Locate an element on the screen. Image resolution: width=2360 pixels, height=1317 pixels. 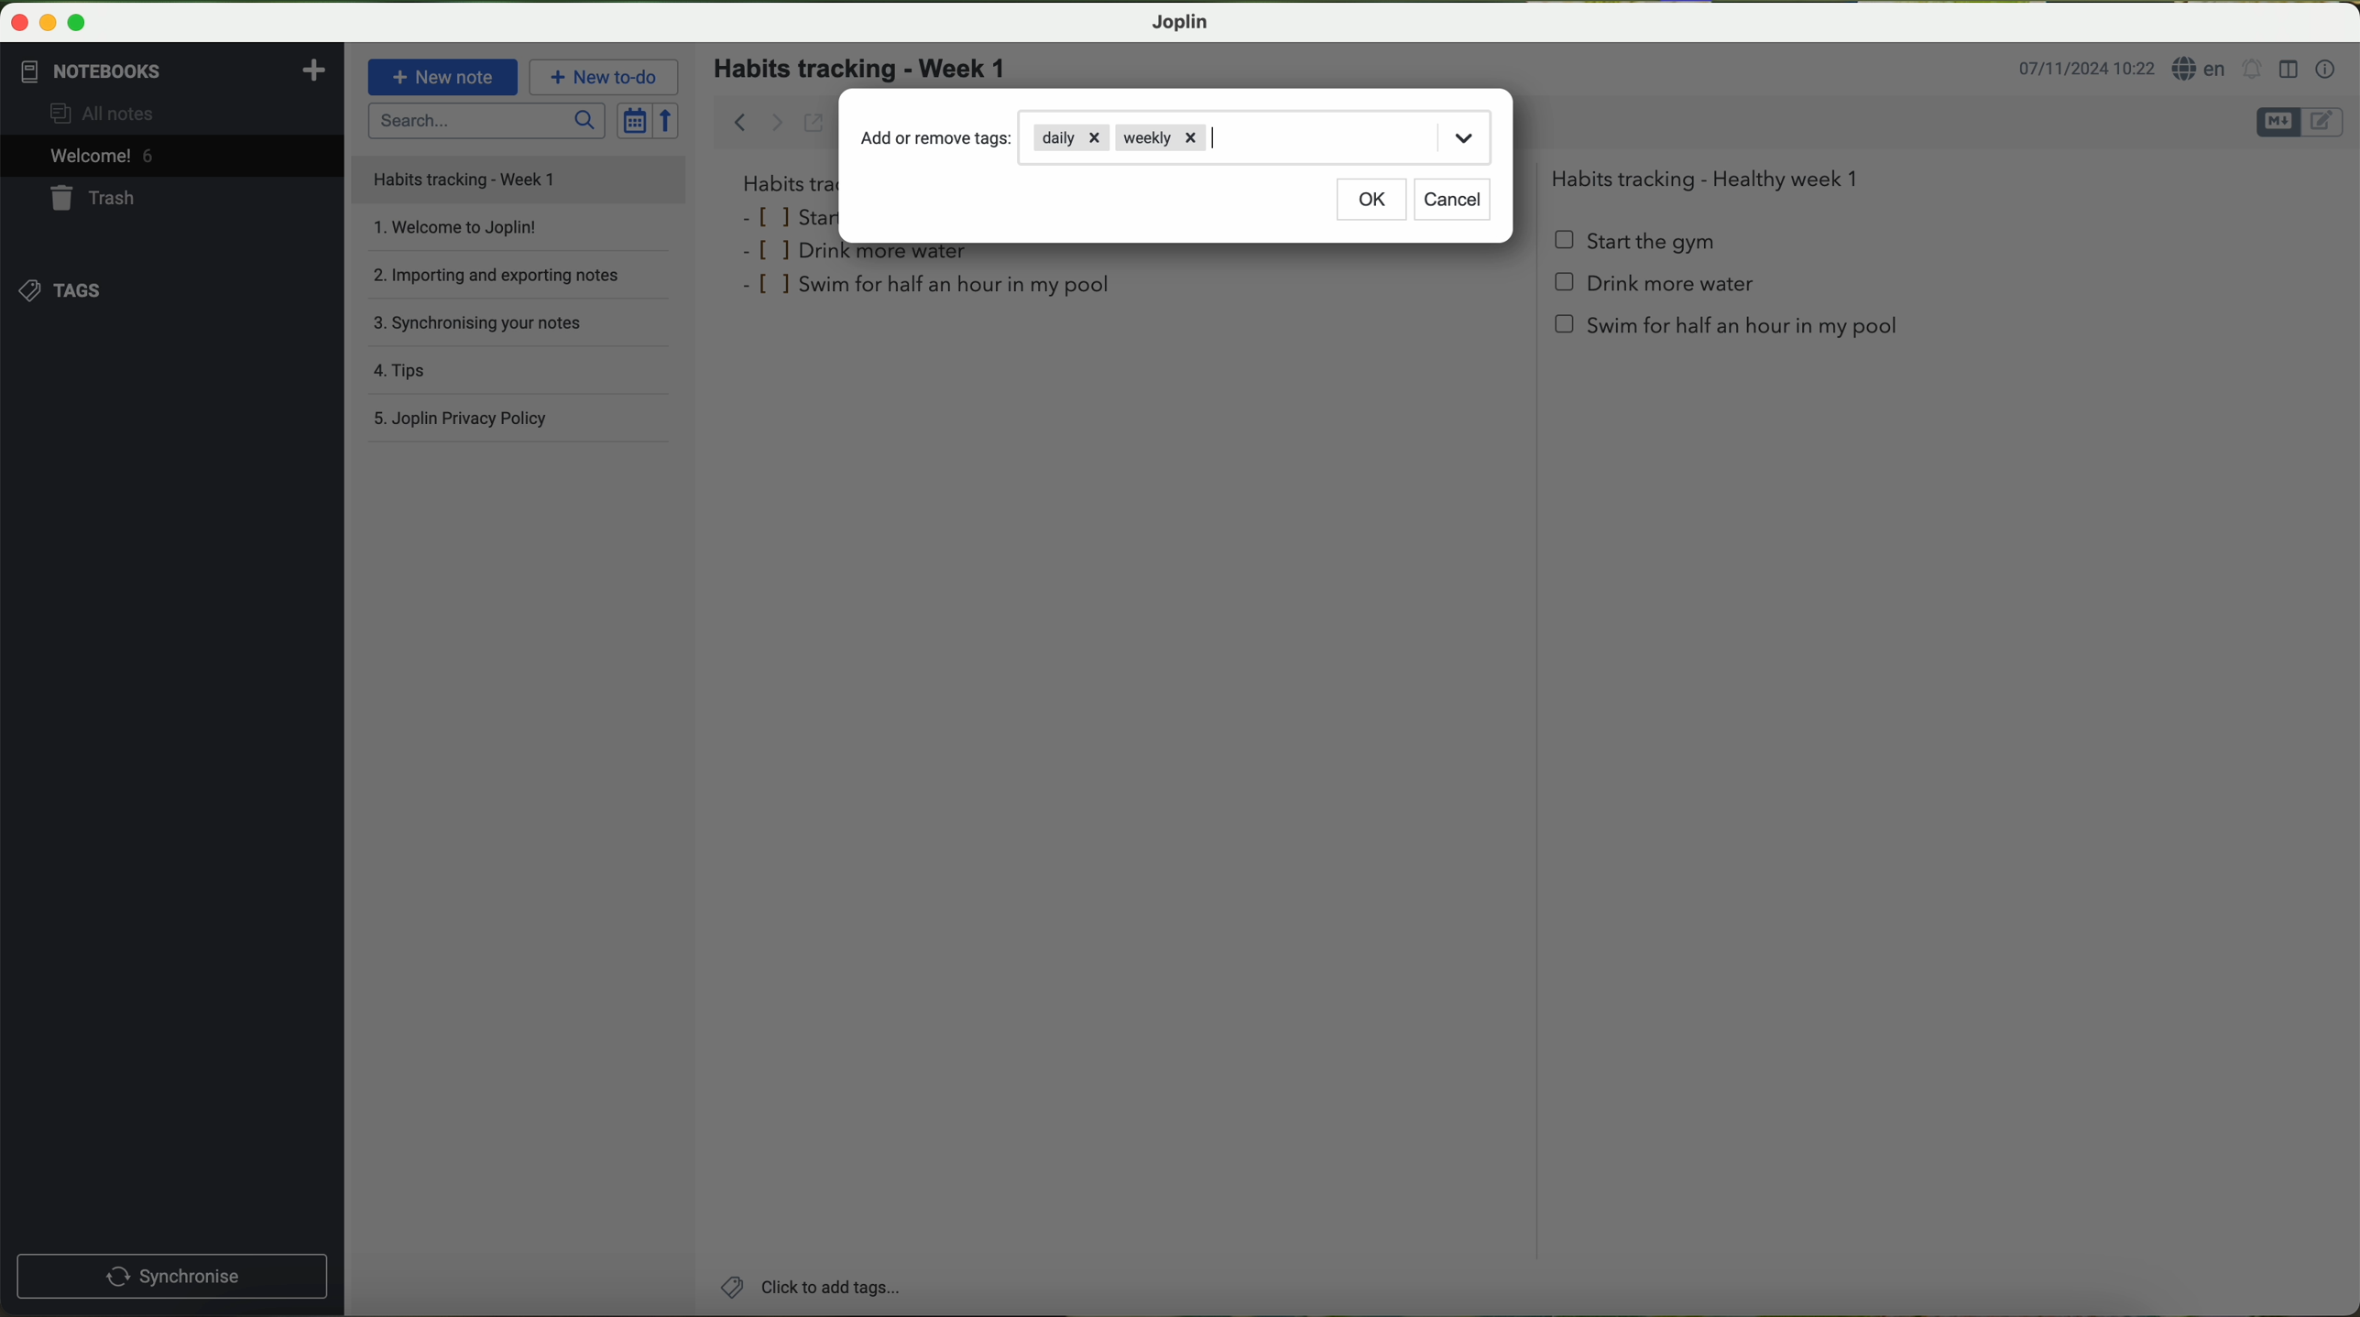
language is located at coordinates (2201, 68).